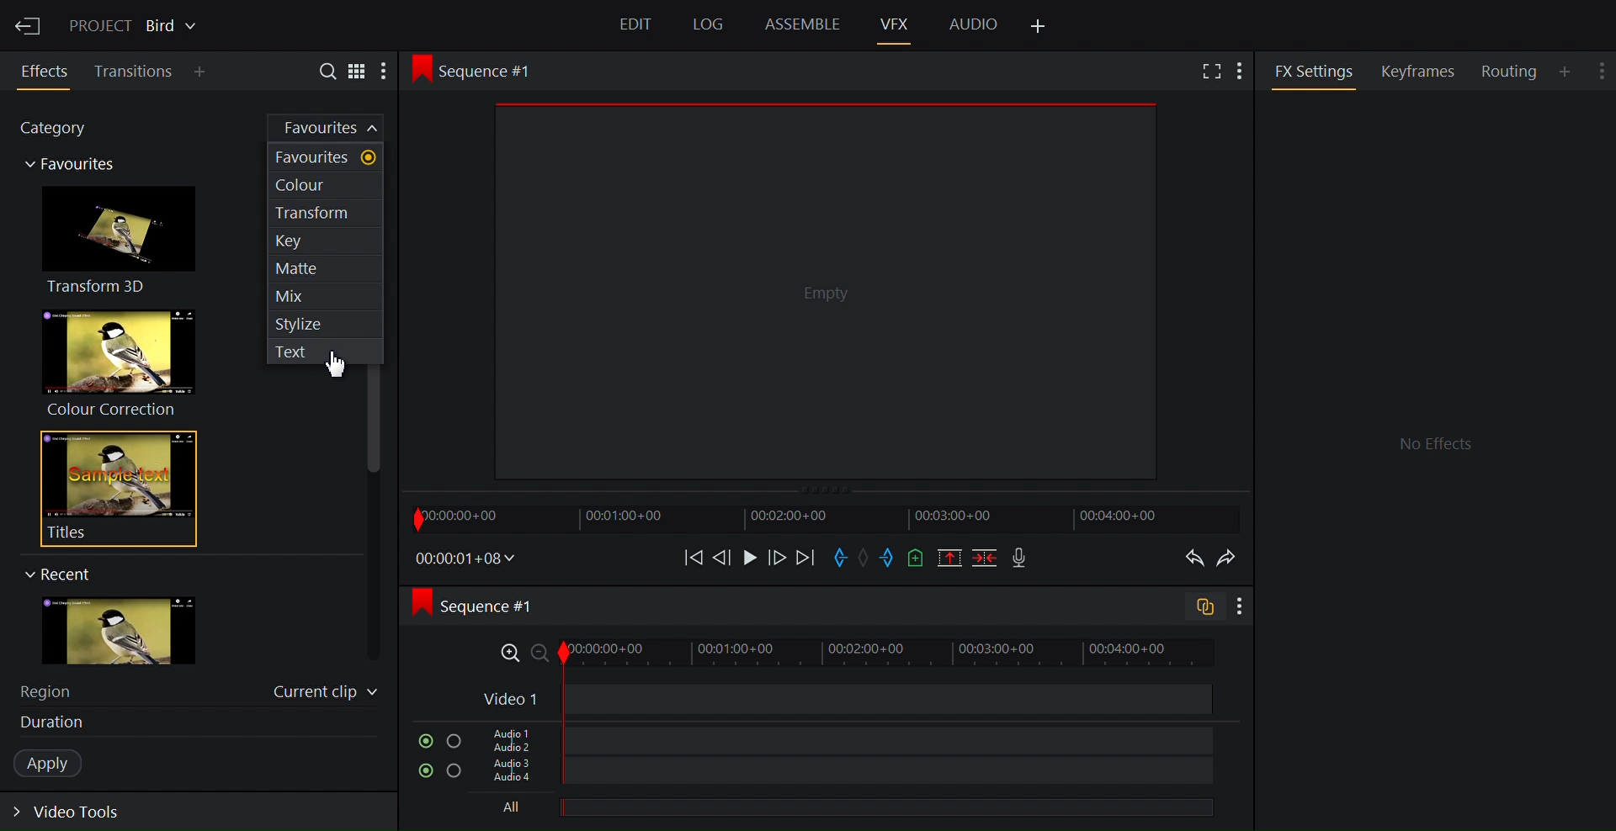 Image resolution: width=1616 pixels, height=831 pixels. Describe the element at coordinates (1210, 72) in the screenshot. I see `Full screen` at that location.